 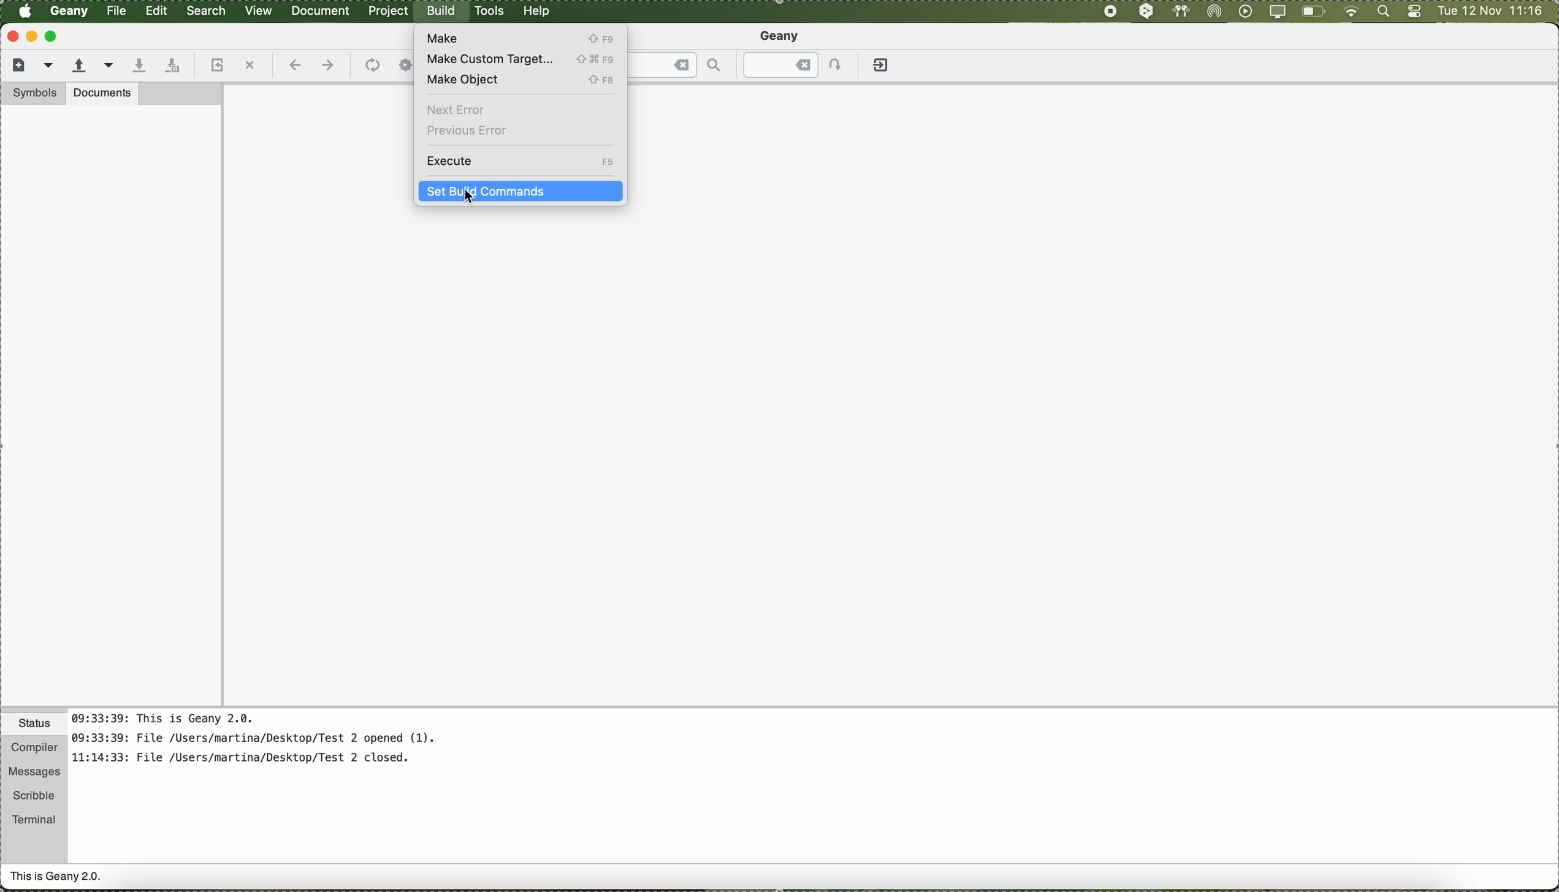 What do you see at coordinates (32, 36) in the screenshot?
I see `minimize` at bounding box center [32, 36].